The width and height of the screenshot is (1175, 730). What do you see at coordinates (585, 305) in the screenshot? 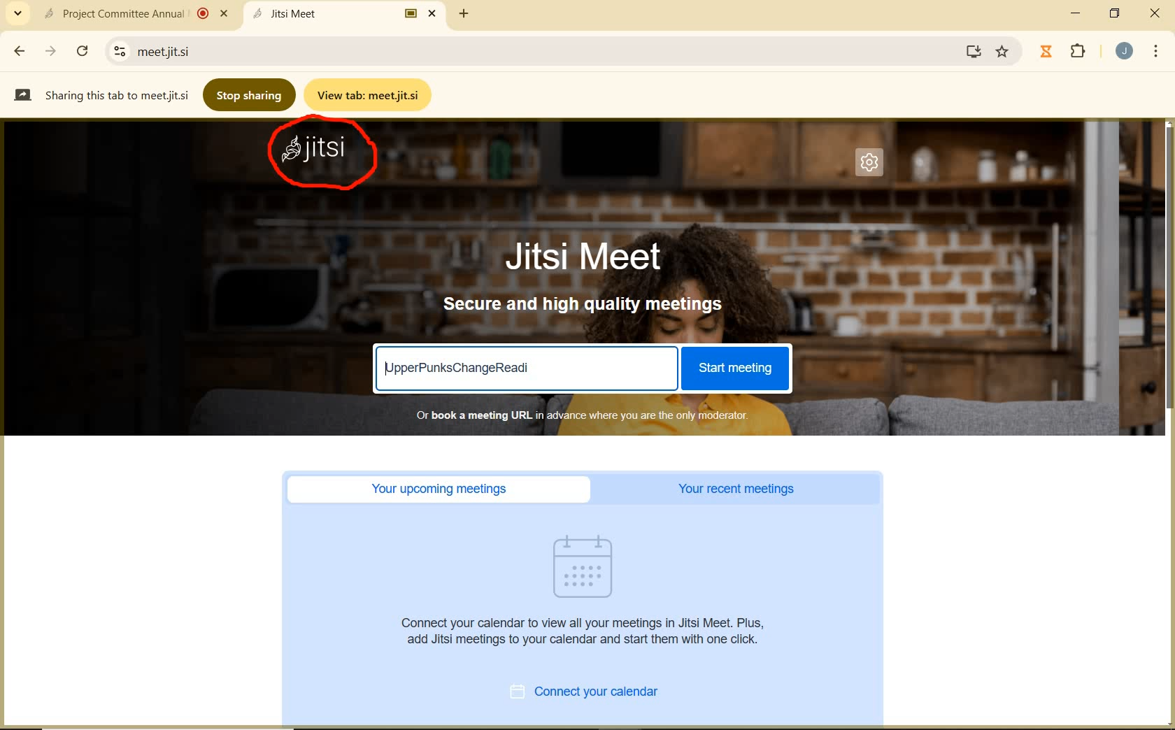
I see `SECURE AND HIGH QUALITY MEETINGS` at bounding box center [585, 305].